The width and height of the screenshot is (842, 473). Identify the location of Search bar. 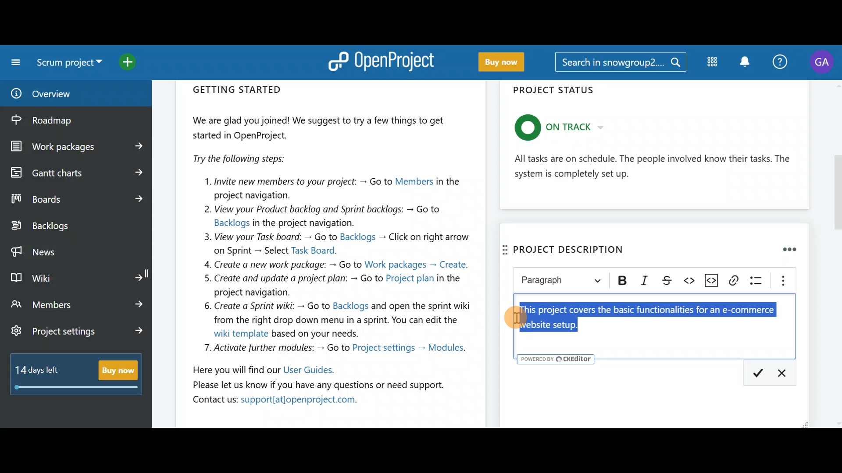
(620, 64).